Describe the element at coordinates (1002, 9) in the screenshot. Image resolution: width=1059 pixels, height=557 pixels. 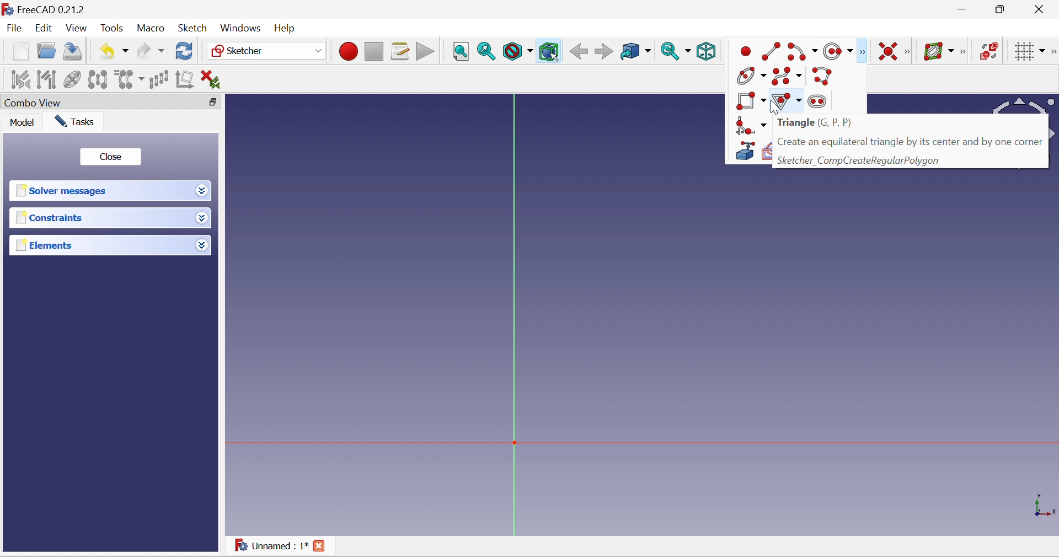
I see `maximize` at that location.